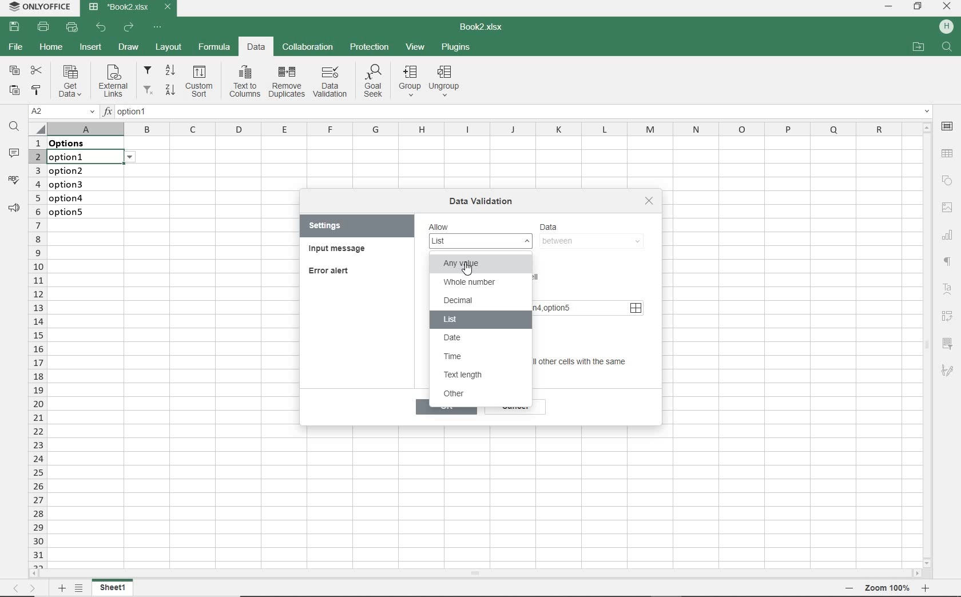 The width and height of the screenshot is (961, 597). What do you see at coordinates (948, 48) in the screenshot?
I see `search` at bounding box center [948, 48].